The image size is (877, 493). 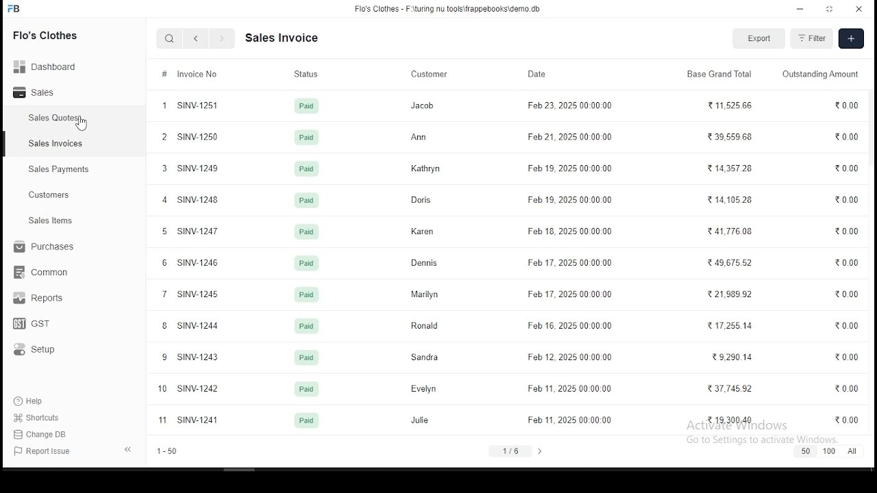 What do you see at coordinates (188, 75) in the screenshot?
I see `invoice flow` at bounding box center [188, 75].